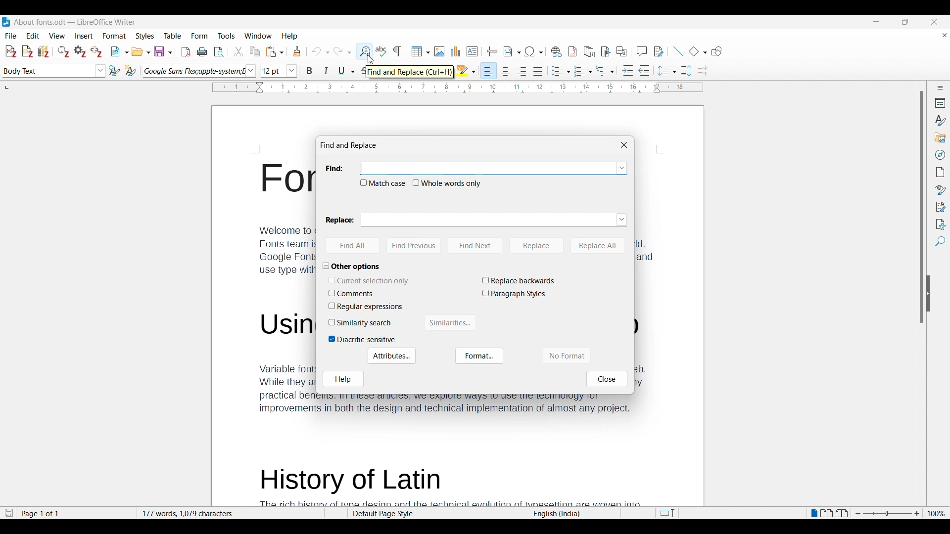  Describe the element at coordinates (487, 169) in the screenshot. I see `Enter text to find` at that location.